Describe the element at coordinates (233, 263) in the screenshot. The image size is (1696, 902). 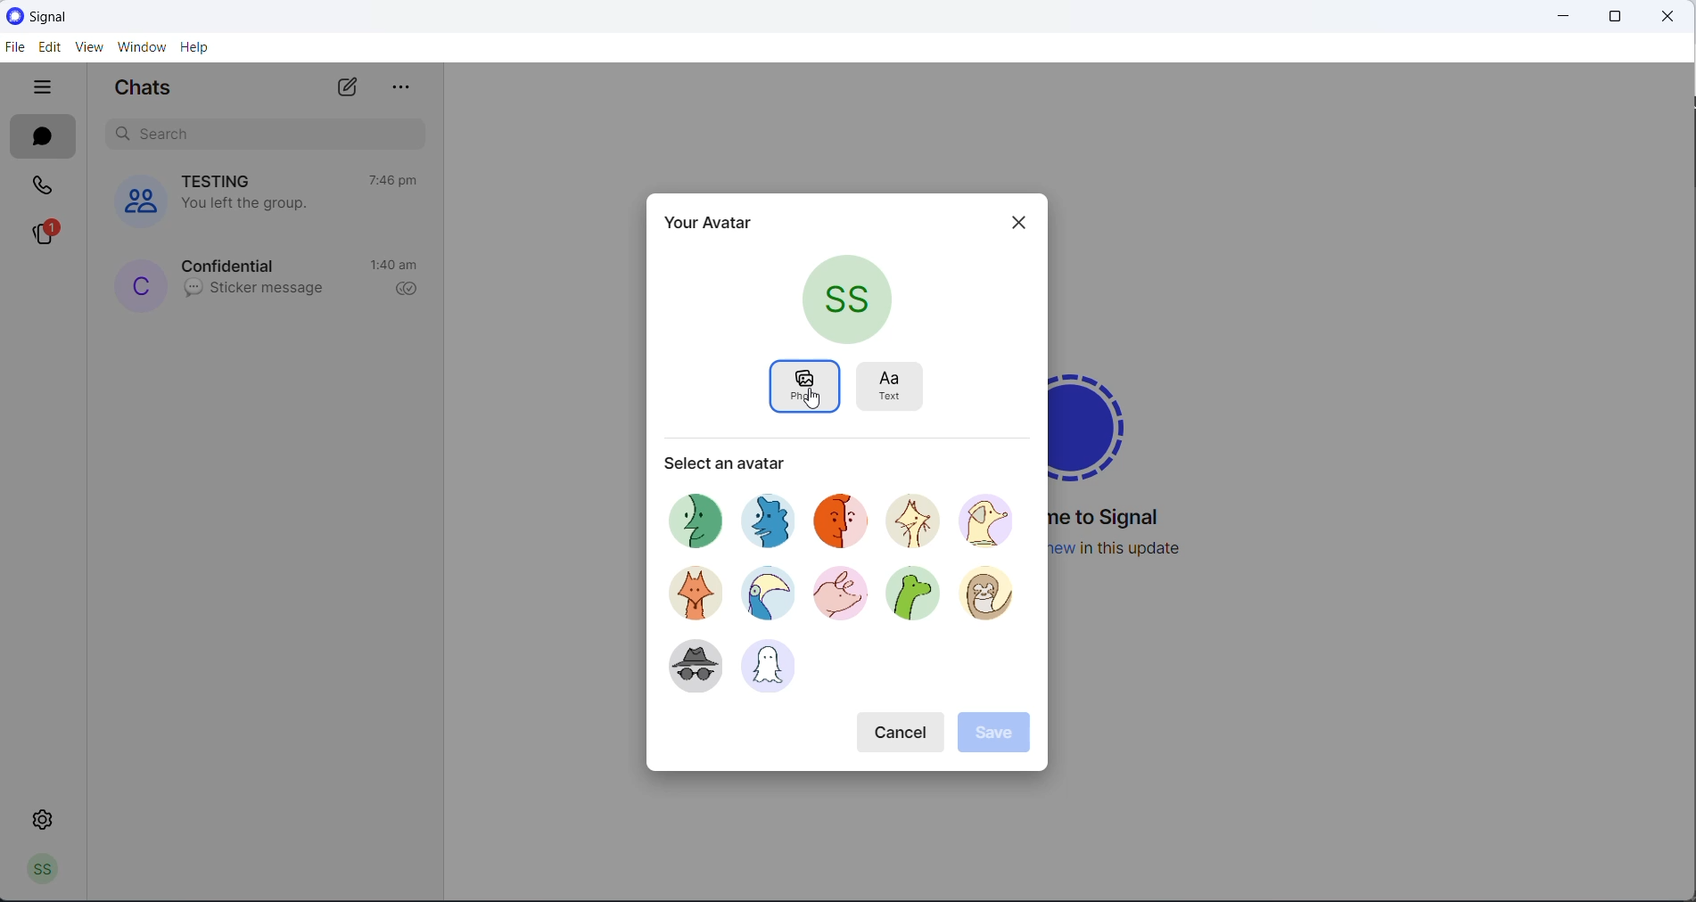
I see `contact name` at that location.